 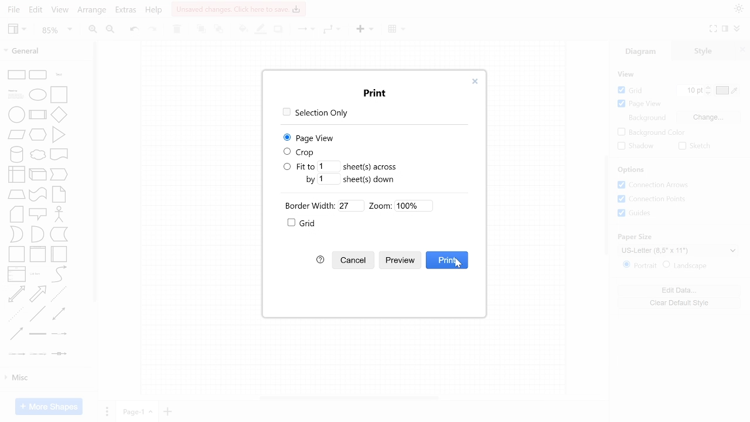 What do you see at coordinates (725, 28) in the screenshot?
I see `Format` at bounding box center [725, 28].